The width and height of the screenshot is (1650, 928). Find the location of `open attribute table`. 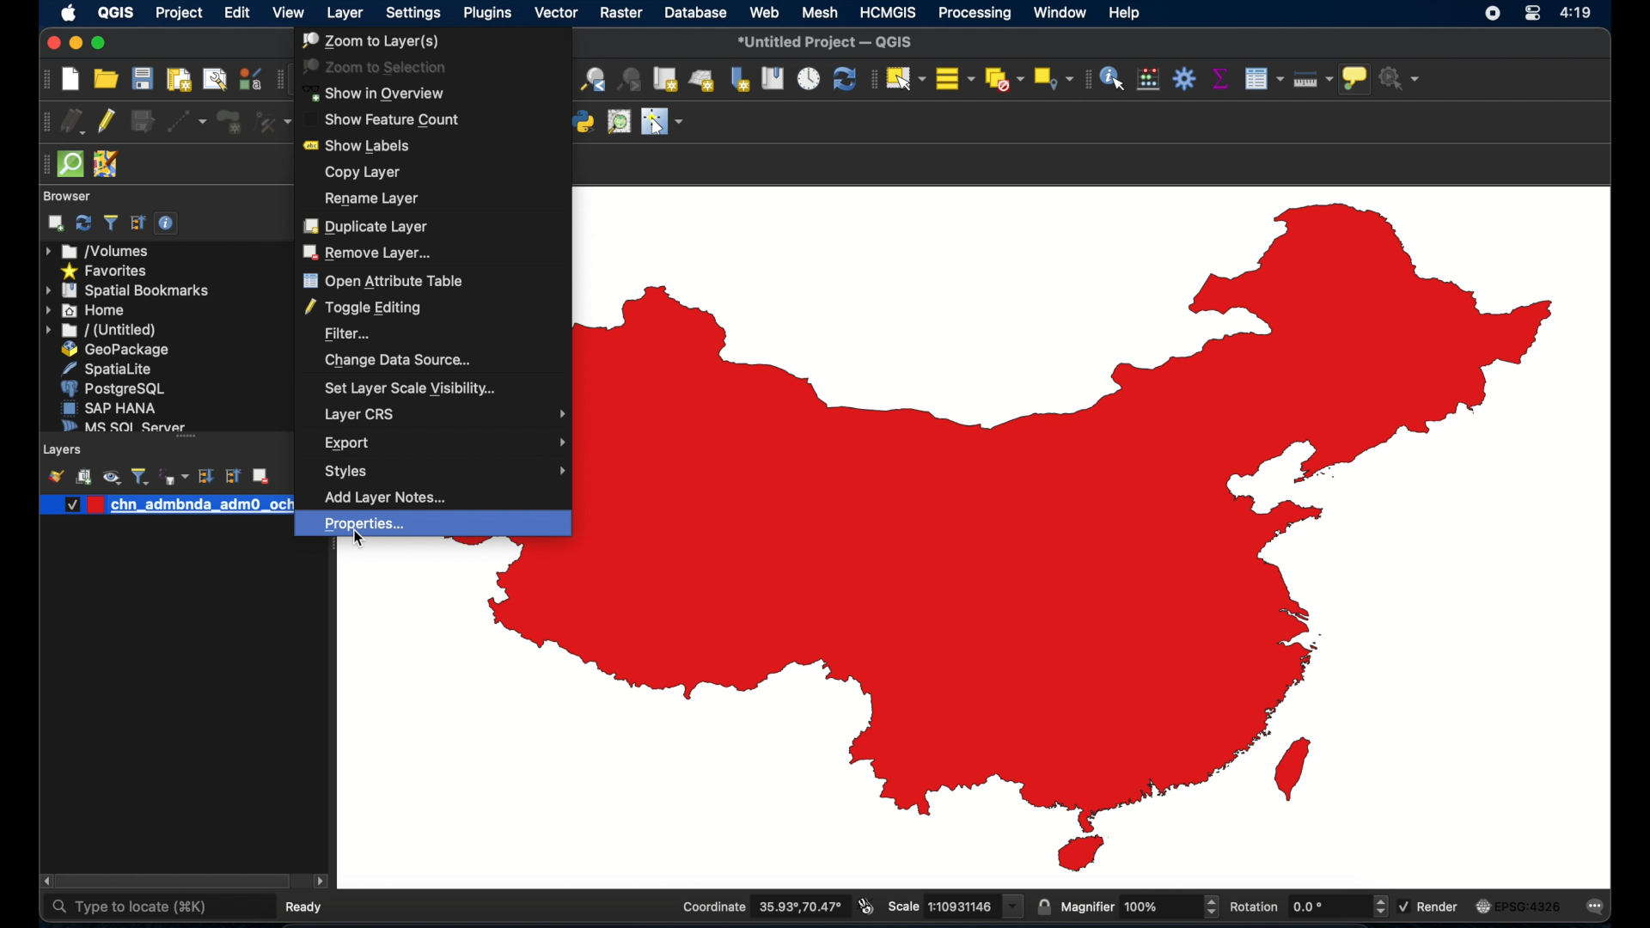

open attribute table is located at coordinates (382, 282).